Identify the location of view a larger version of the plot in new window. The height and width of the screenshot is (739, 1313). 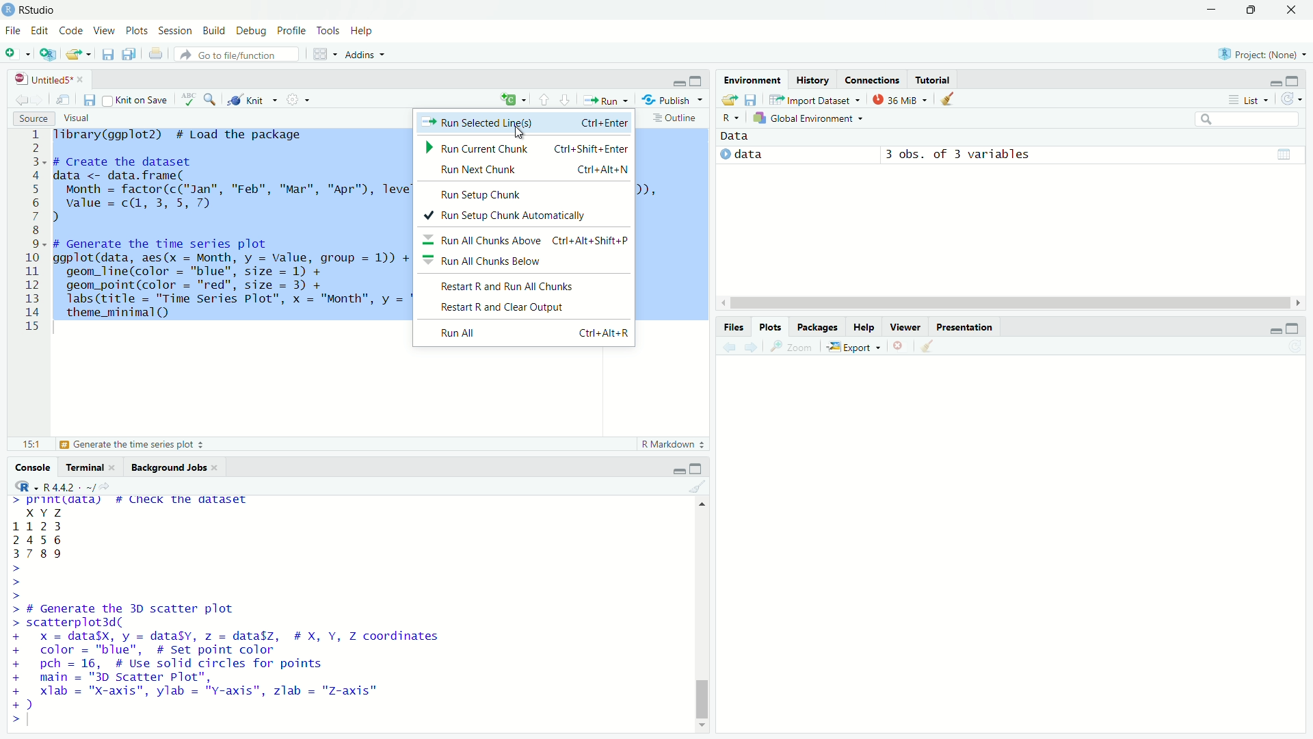
(794, 346).